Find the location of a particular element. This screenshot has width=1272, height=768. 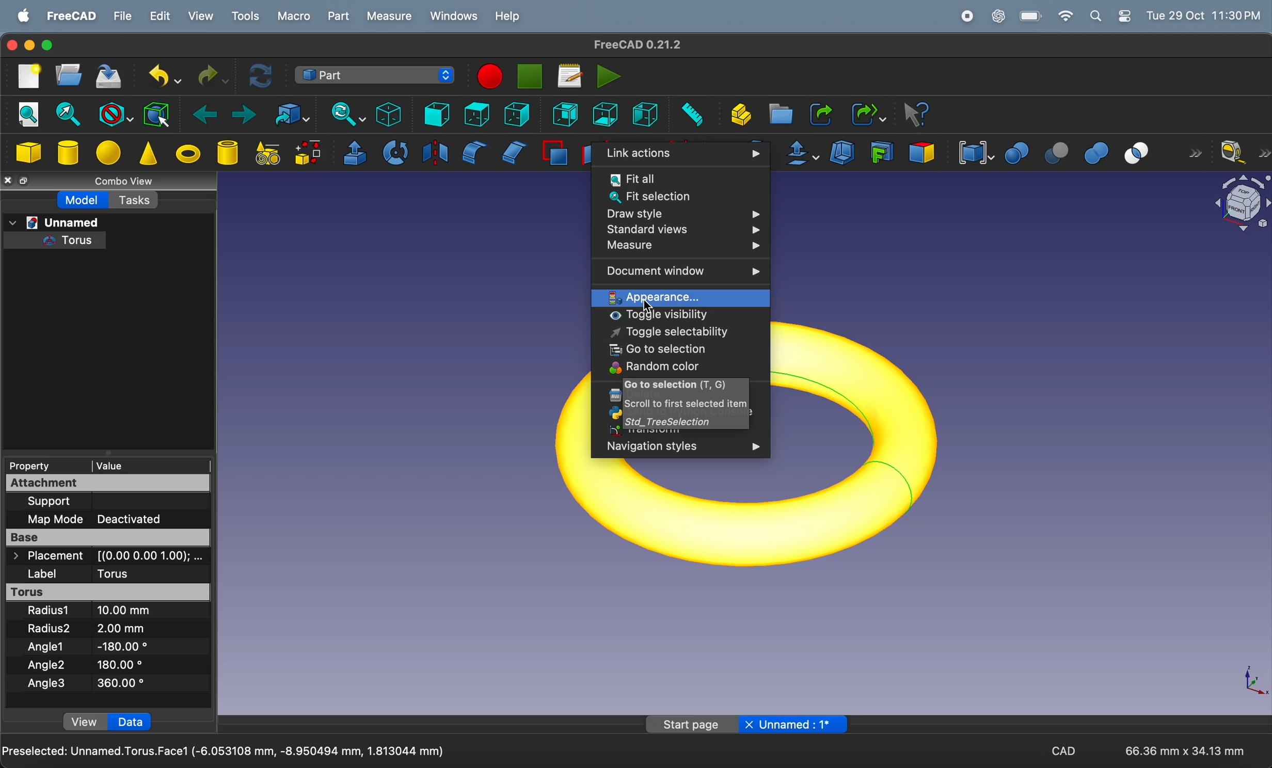

apple menu is located at coordinates (20, 14).